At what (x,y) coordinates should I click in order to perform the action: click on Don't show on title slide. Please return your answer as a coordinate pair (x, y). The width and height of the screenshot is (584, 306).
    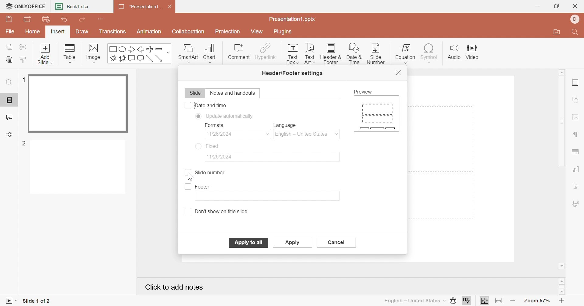
    Looking at the image, I should click on (224, 211).